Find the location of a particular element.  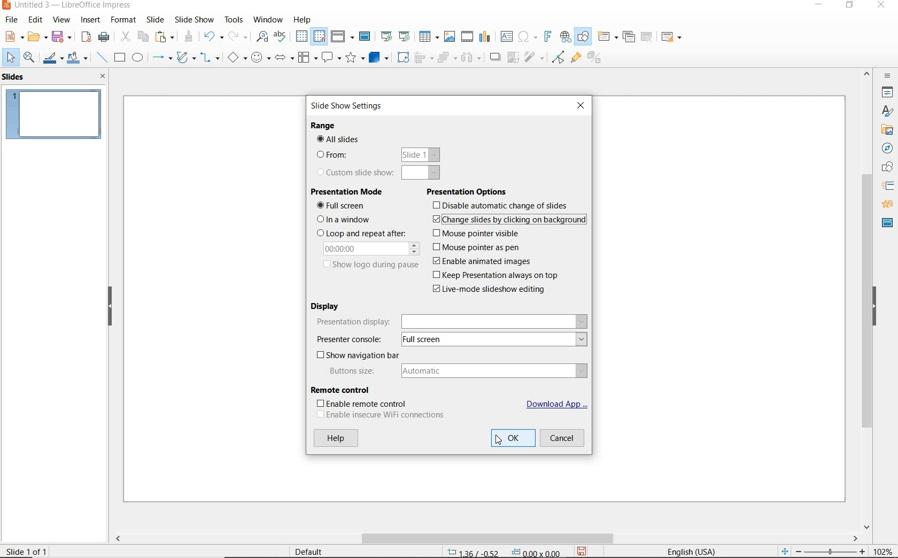

00.00.00 is located at coordinates (371, 248).